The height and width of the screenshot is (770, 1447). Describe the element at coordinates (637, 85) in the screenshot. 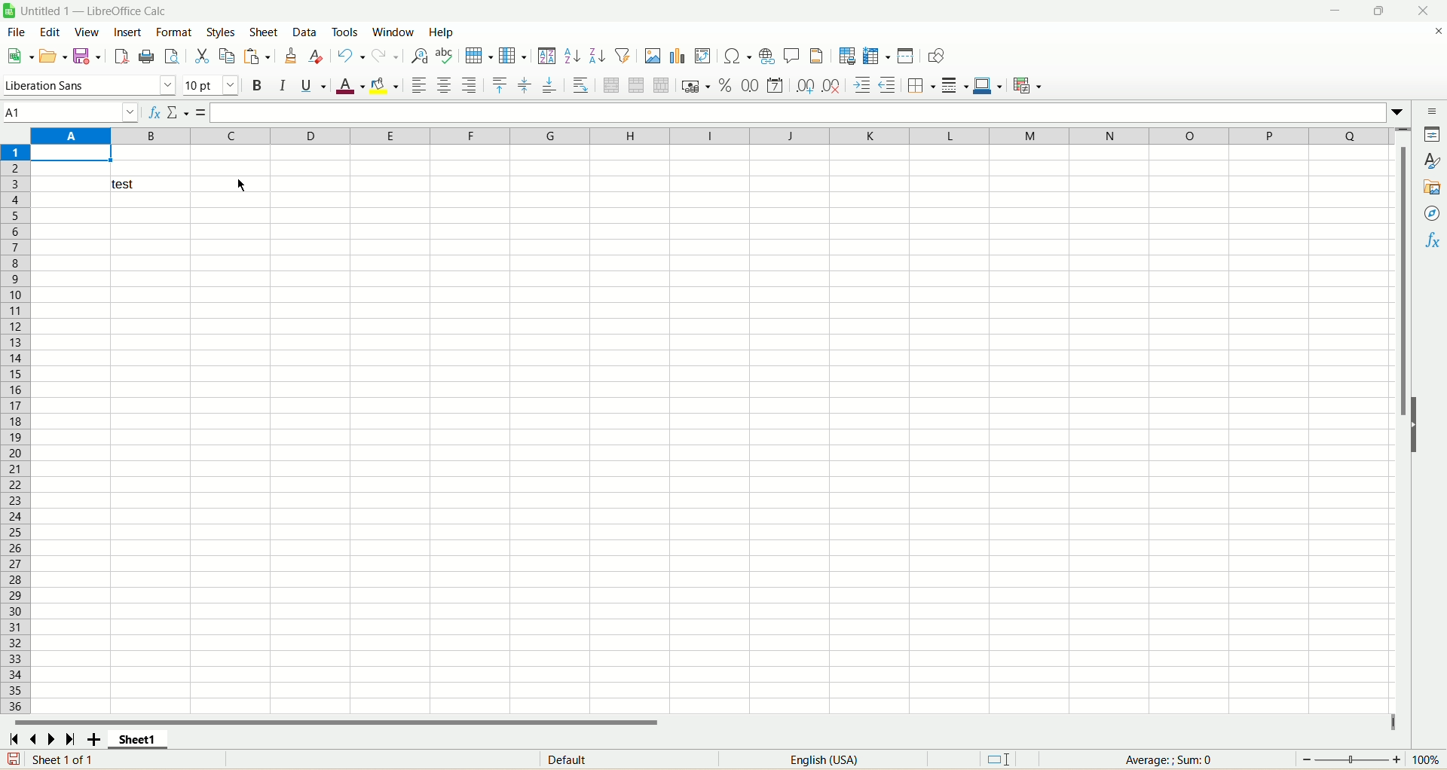

I see `merge` at that location.